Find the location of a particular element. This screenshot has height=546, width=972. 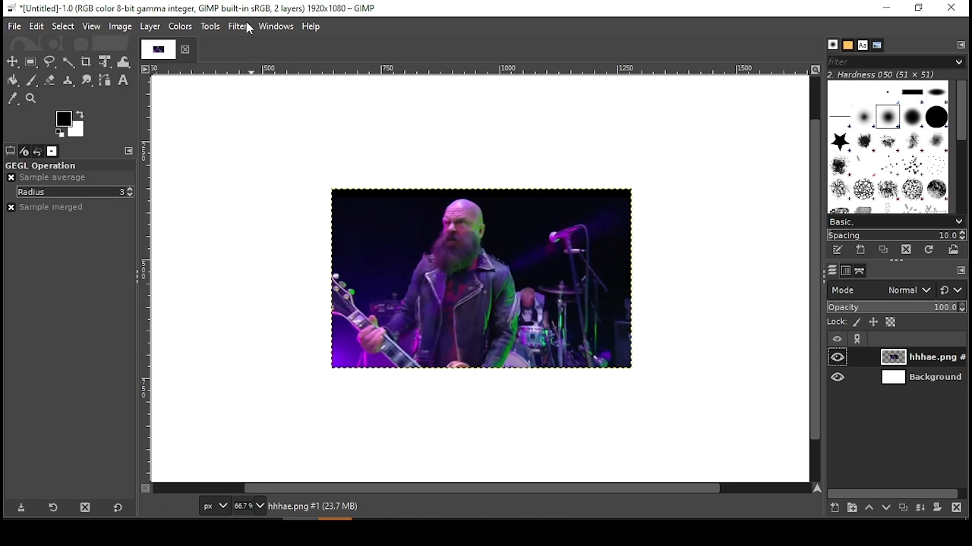

fuzzy selection tool is located at coordinates (69, 61).